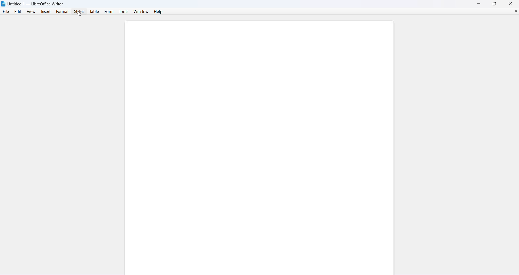 The width and height of the screenshot is (519, 275). I want to click on tools, so click(124, 11).